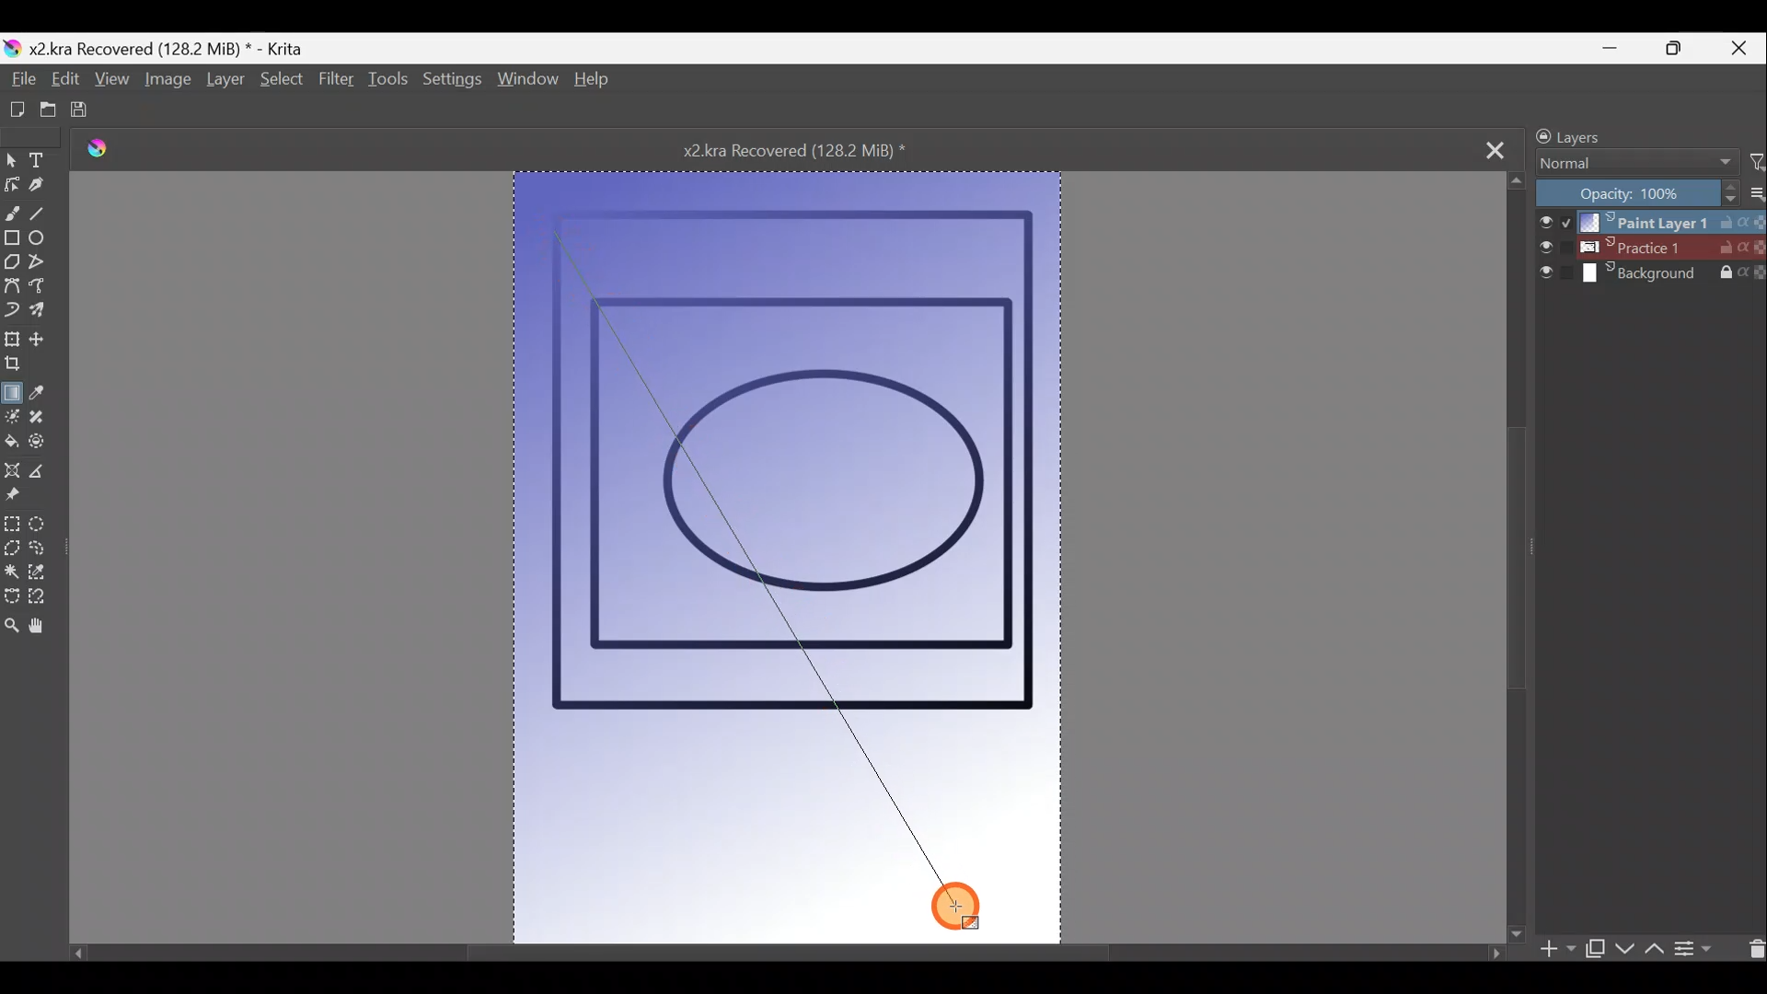 This screenshot has width=1767, height=994. Describe the element at coordinates (40, 605) in the screenshot. I see `Magnetic curve selection tool` at that location.